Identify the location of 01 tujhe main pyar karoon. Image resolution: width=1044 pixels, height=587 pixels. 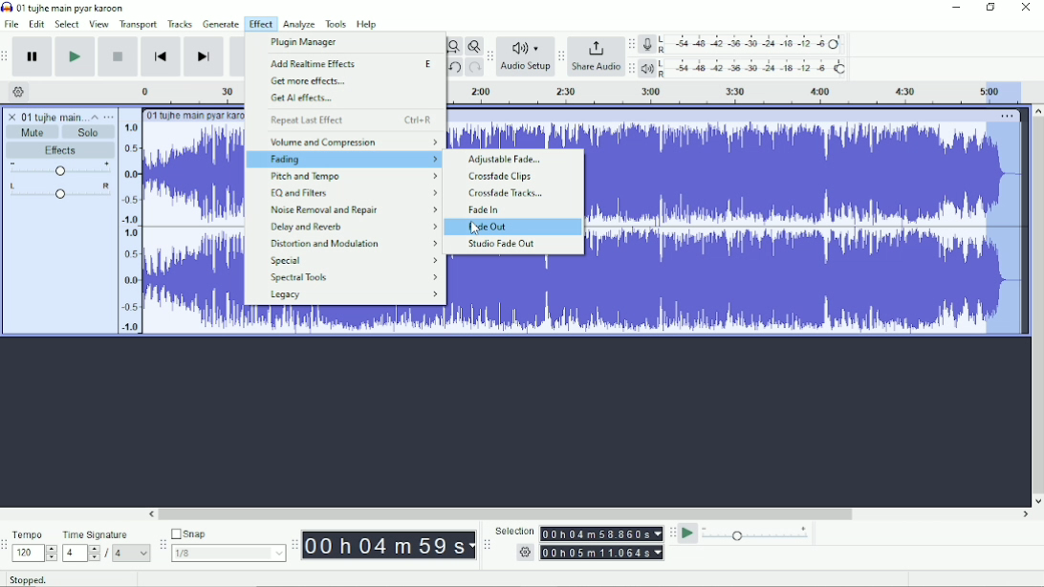
(73, 8).